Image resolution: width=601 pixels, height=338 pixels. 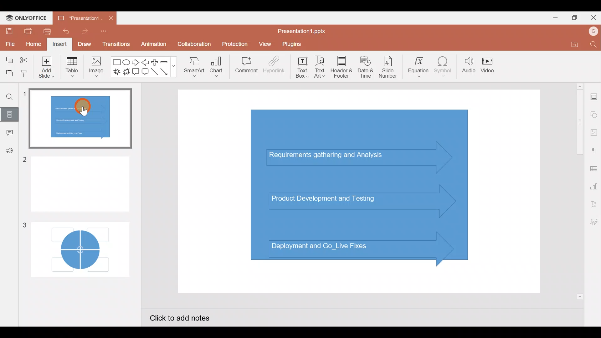 I want to click on Plugins, so click(x=295, y=45).